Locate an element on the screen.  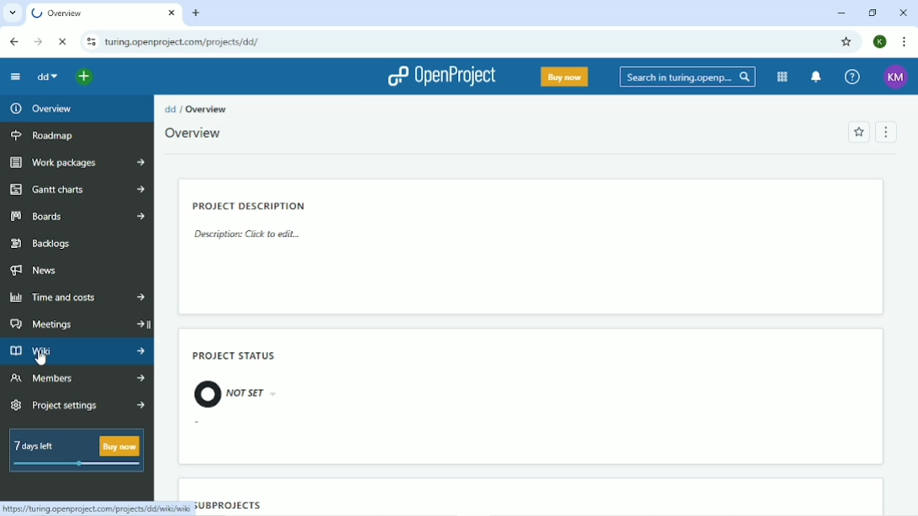
Menu is located at coordinates (889, 131).